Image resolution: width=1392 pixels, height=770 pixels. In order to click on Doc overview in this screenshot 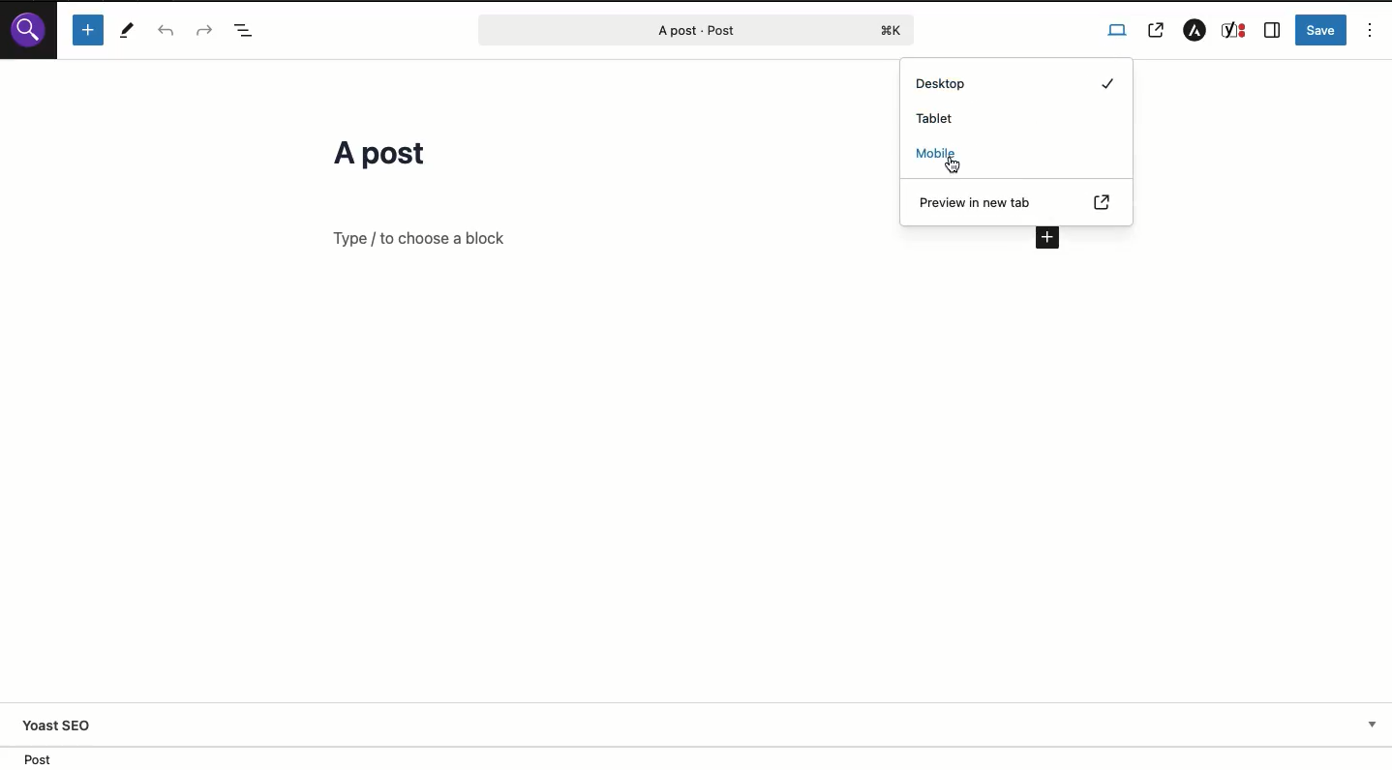, I will do `click(248, 31)`.